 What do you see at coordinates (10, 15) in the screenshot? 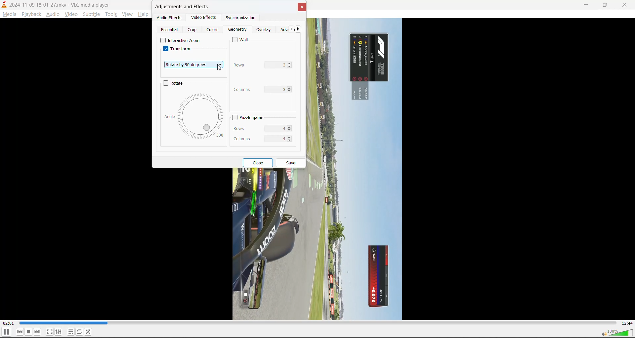
I see `media` at bounding box center [10, 15].